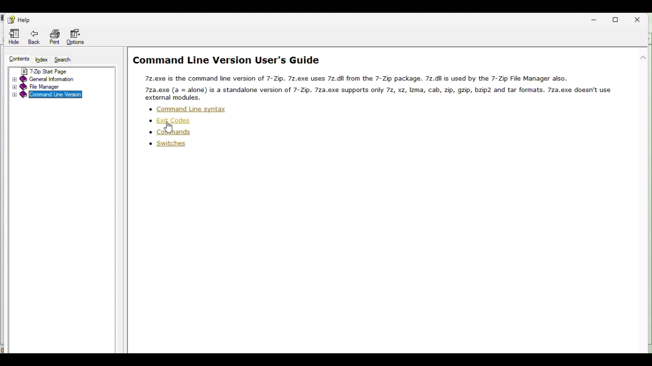 The image size is (652, 366). I want to click on Commands, so click(173, 134).